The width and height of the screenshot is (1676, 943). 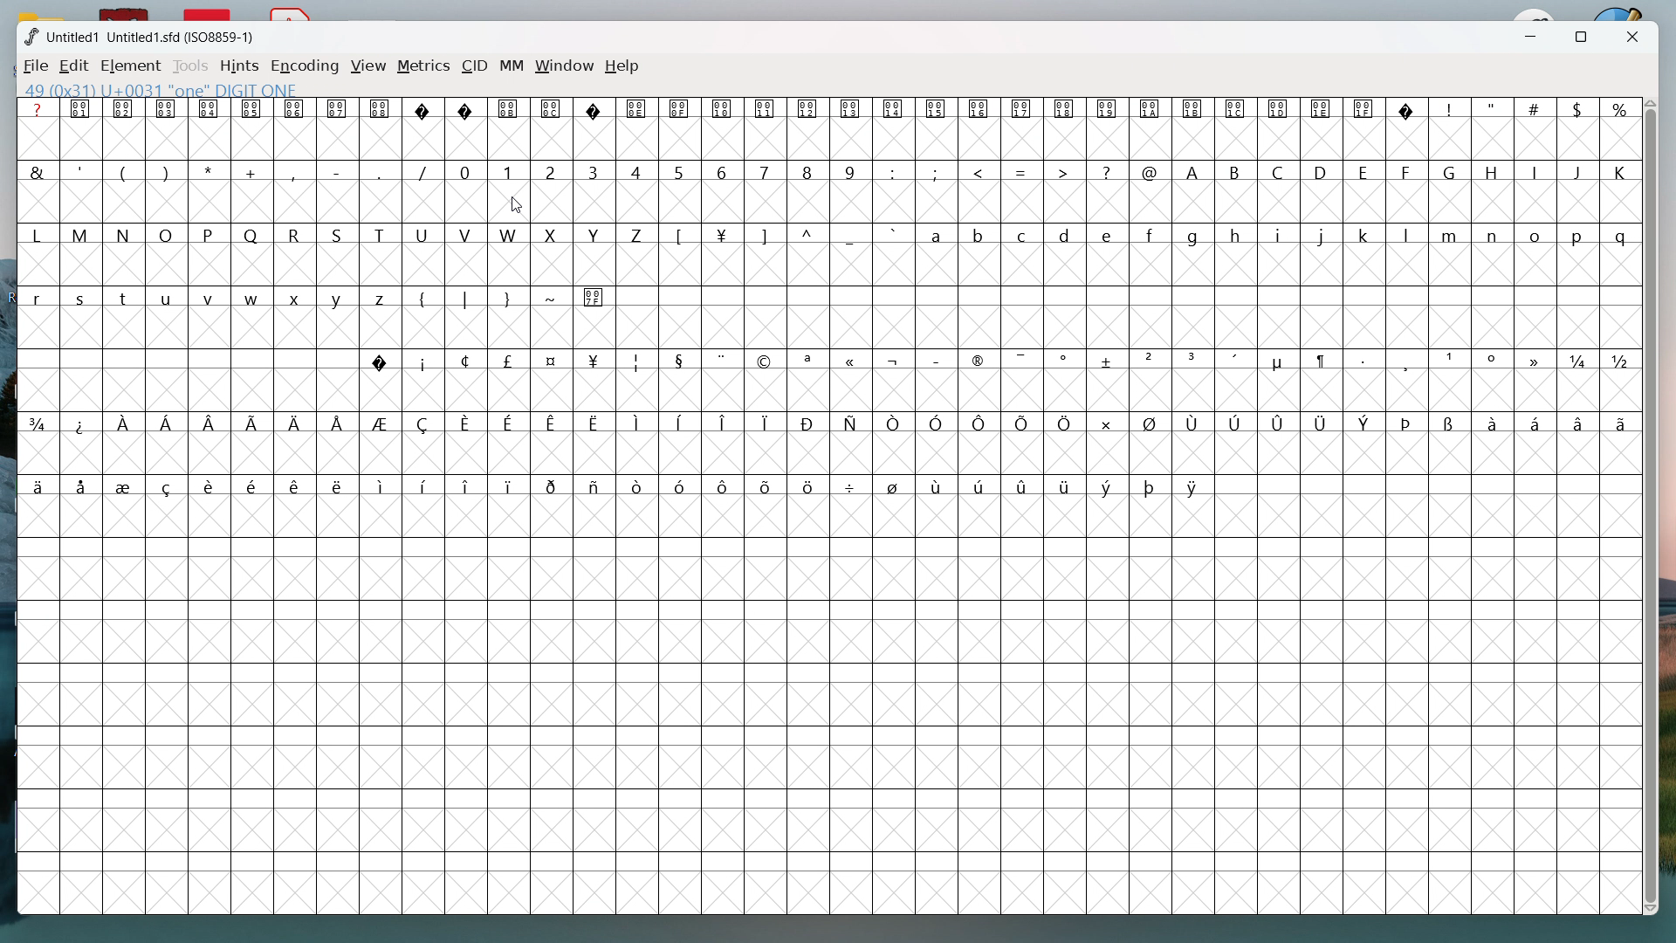 I want to click on 1, so click(x=511, y=171).